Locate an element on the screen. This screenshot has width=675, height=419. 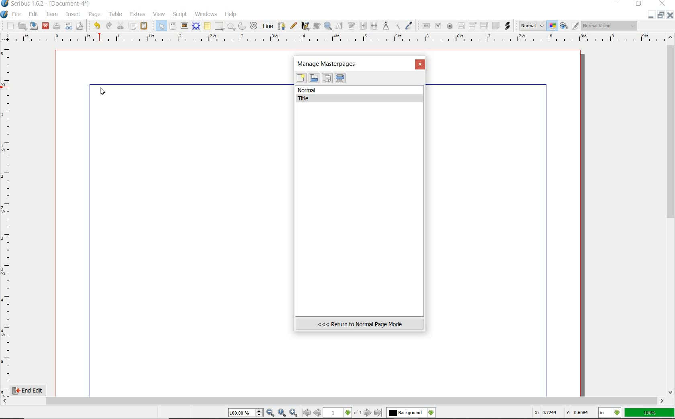
scrollbar is located at coordinates (333, 401).